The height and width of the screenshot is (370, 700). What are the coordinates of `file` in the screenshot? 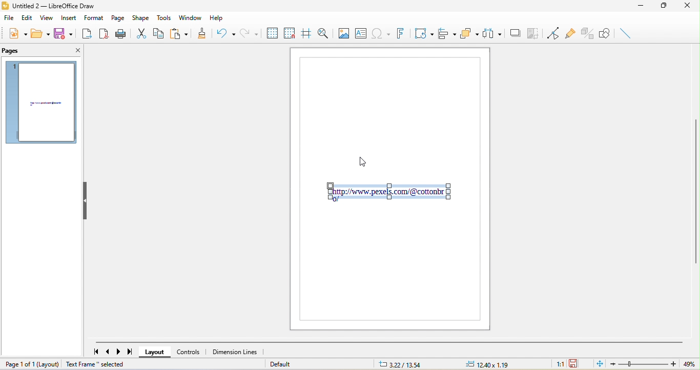 It's located at (8, 18).